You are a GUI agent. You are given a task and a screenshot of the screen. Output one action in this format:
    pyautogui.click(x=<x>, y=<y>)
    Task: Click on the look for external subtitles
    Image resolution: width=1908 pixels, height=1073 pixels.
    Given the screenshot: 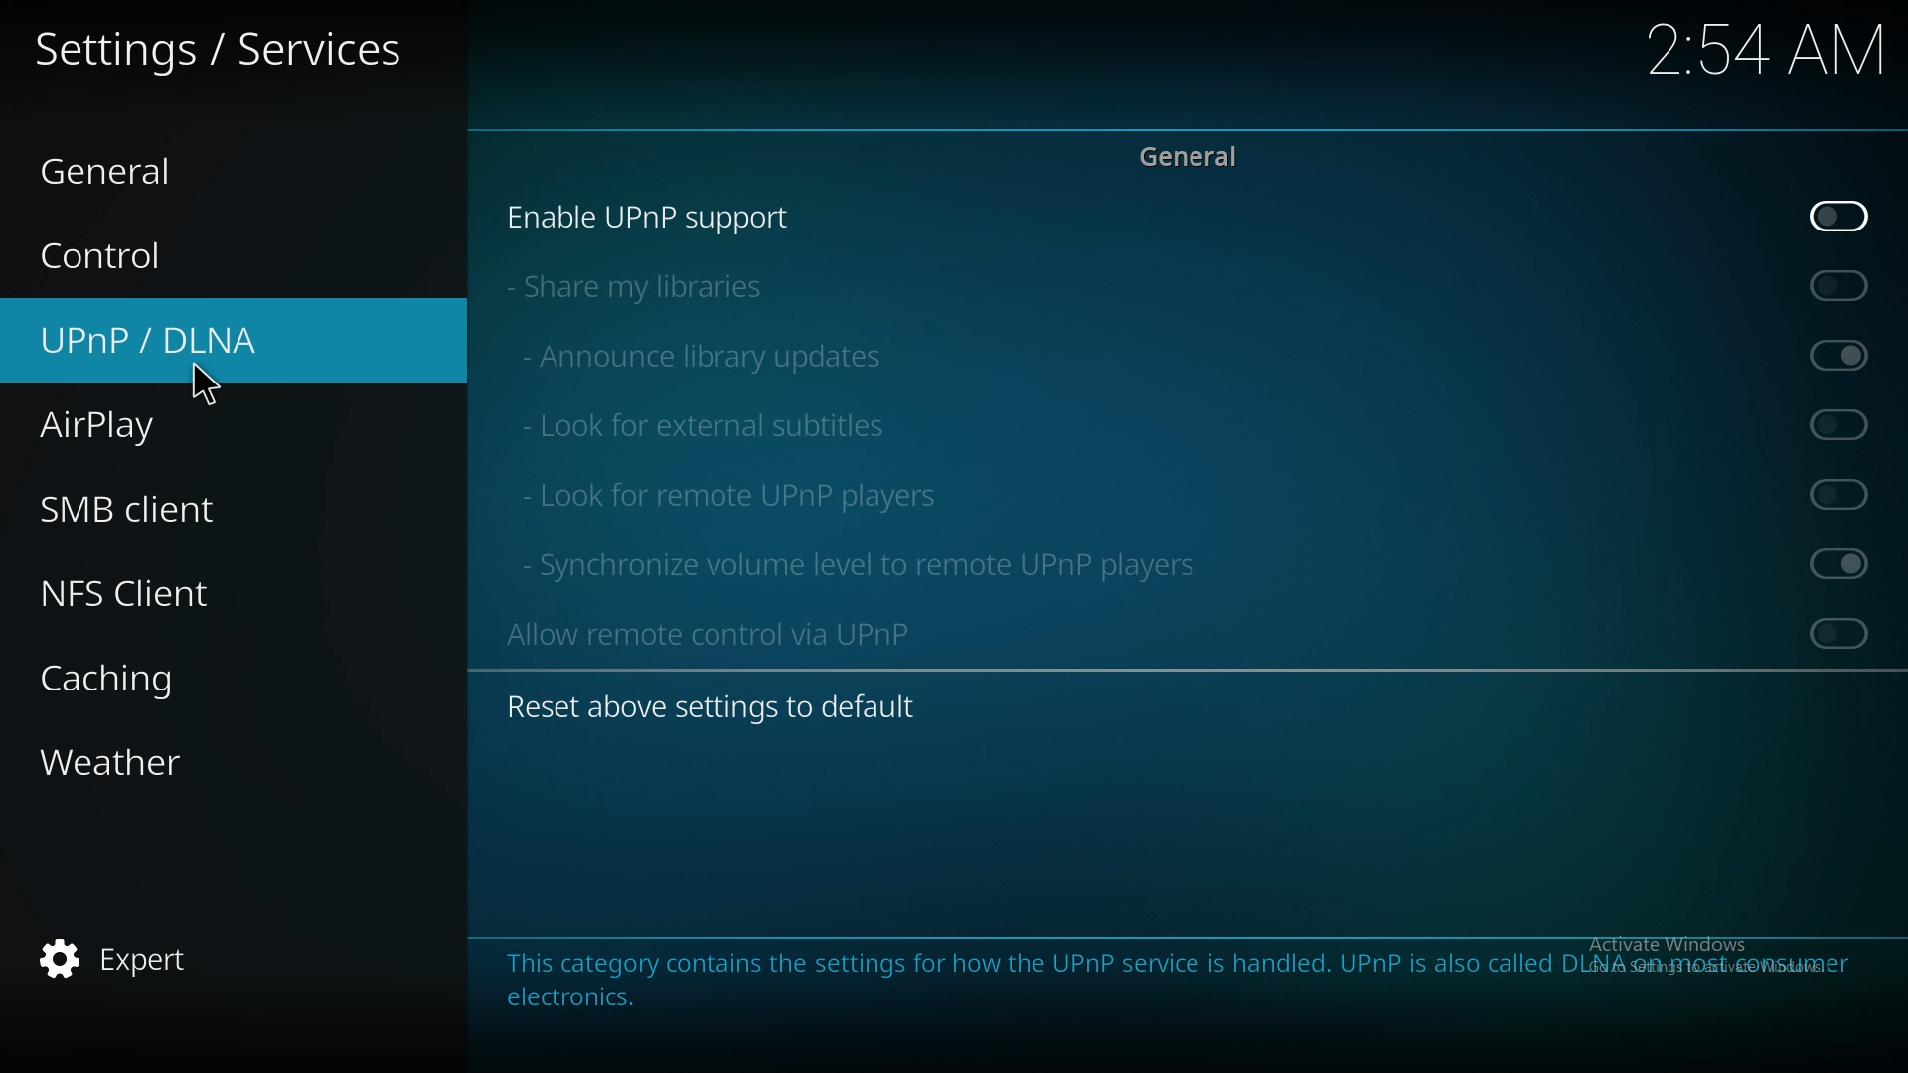 What is the action you would take?
    pyautogui.click(x=729, y=421)
    